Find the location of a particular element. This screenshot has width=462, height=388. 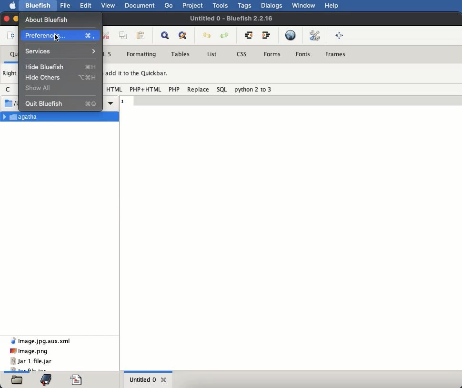

C is located at coordinates (9, 89).